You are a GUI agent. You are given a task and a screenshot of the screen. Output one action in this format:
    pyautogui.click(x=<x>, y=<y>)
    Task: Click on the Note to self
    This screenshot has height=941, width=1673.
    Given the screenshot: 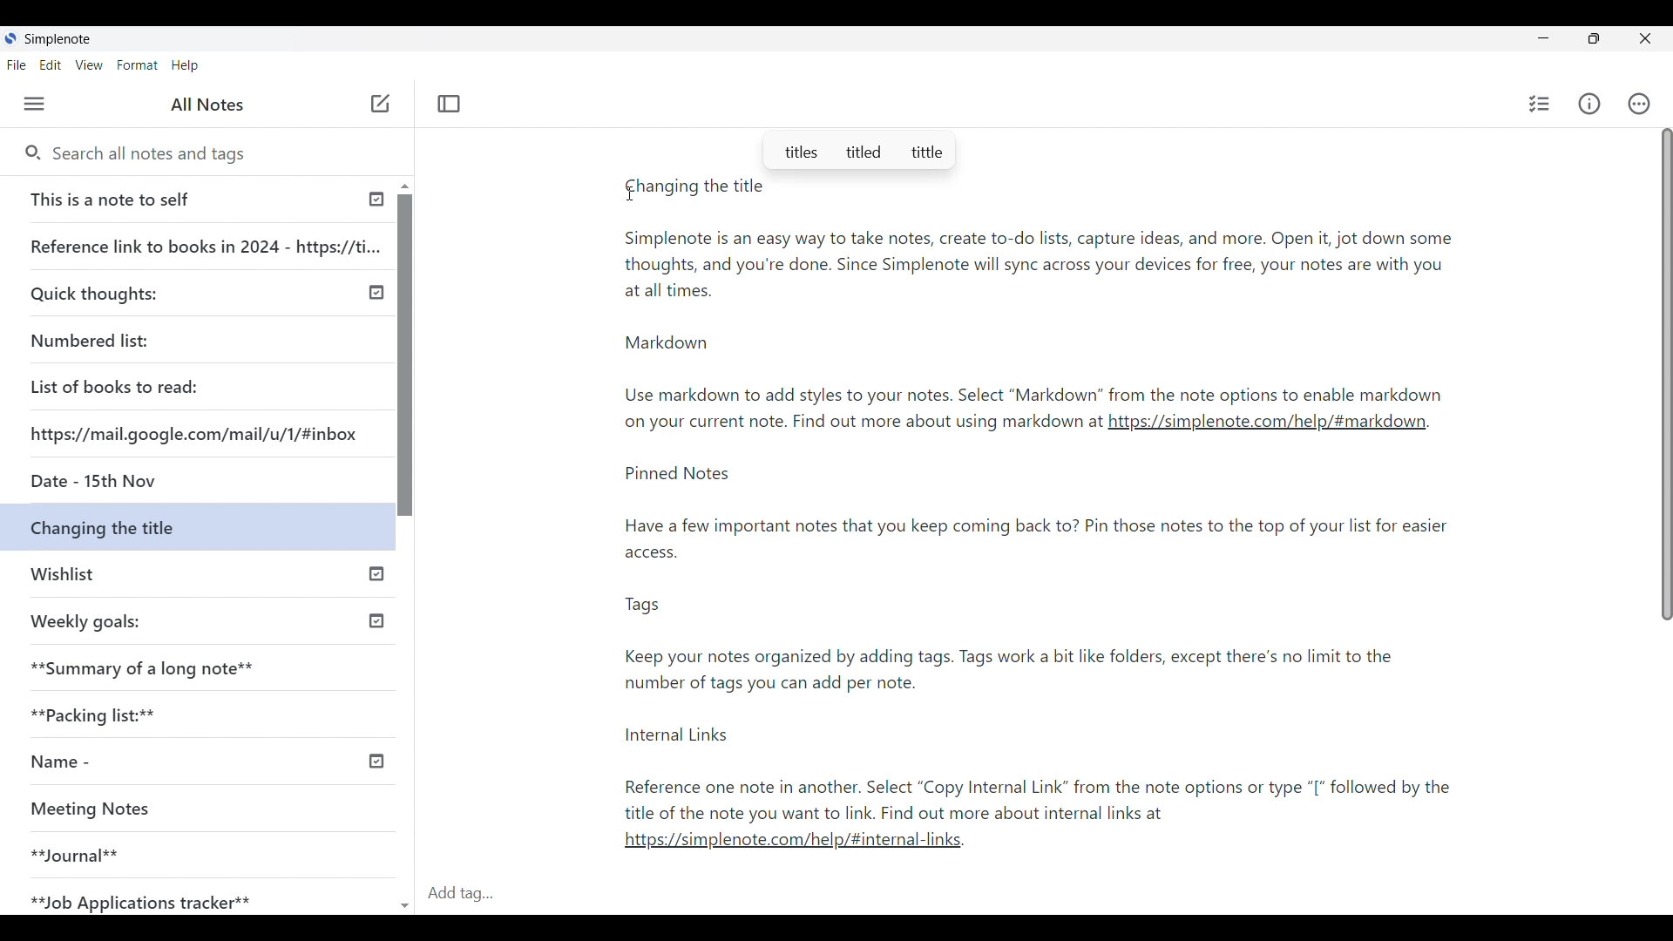 What is the action you would take?
    pyautogui.click(x=113, y=199)
    